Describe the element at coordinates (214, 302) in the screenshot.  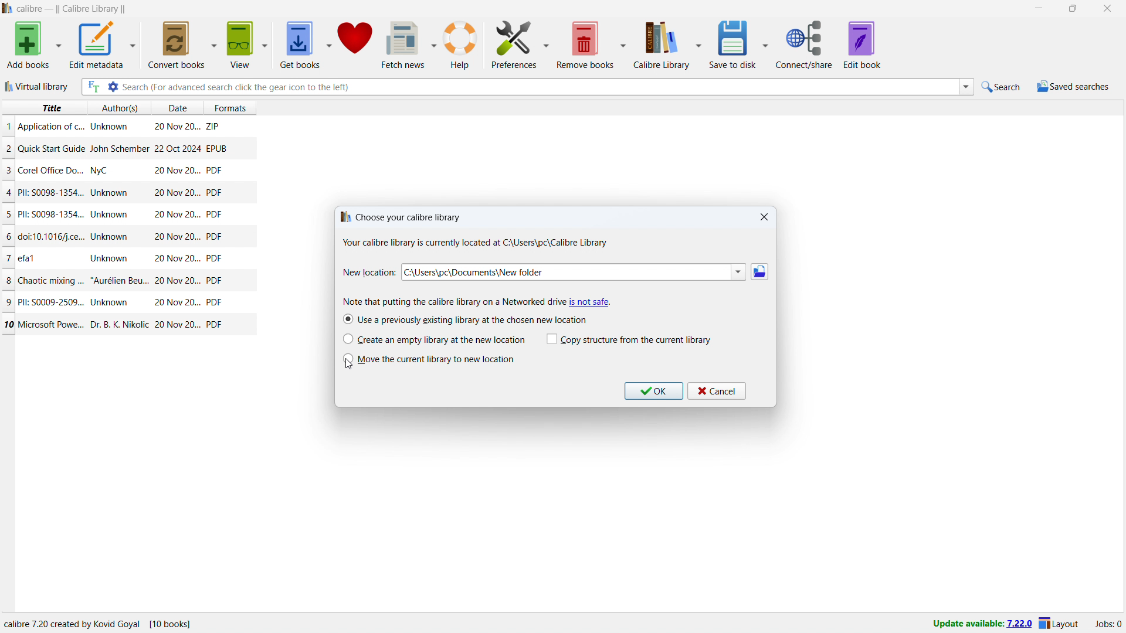
I see `PDF` at that location.